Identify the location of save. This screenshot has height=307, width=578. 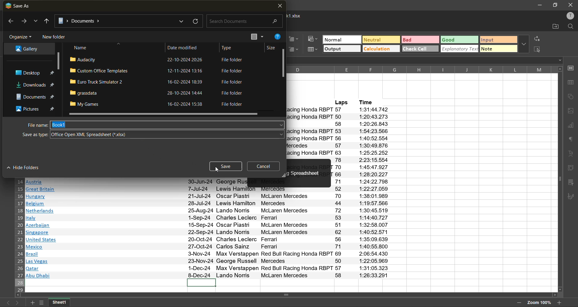
(227, 166).